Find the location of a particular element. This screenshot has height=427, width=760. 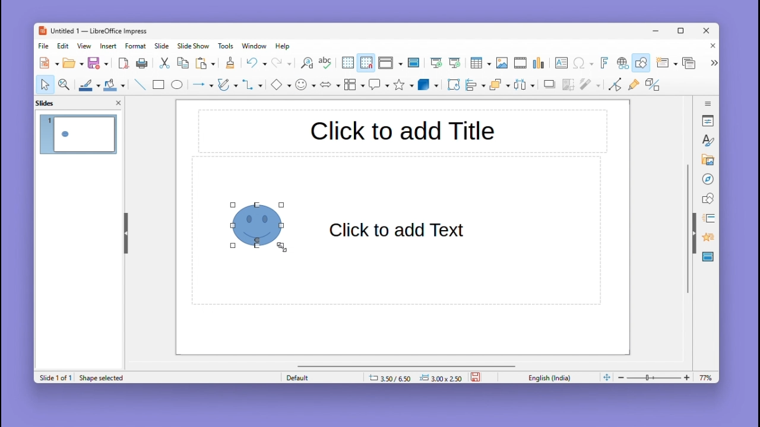

Shape selected is located at coordinates (104, 377).